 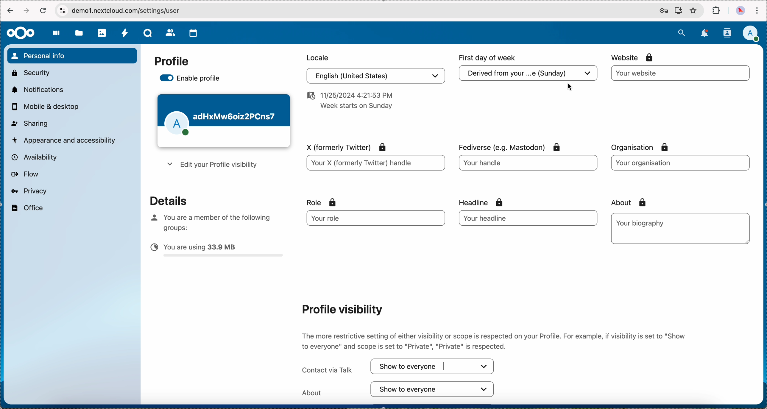 I want to click on derived from your, so click(x=527, y=75).